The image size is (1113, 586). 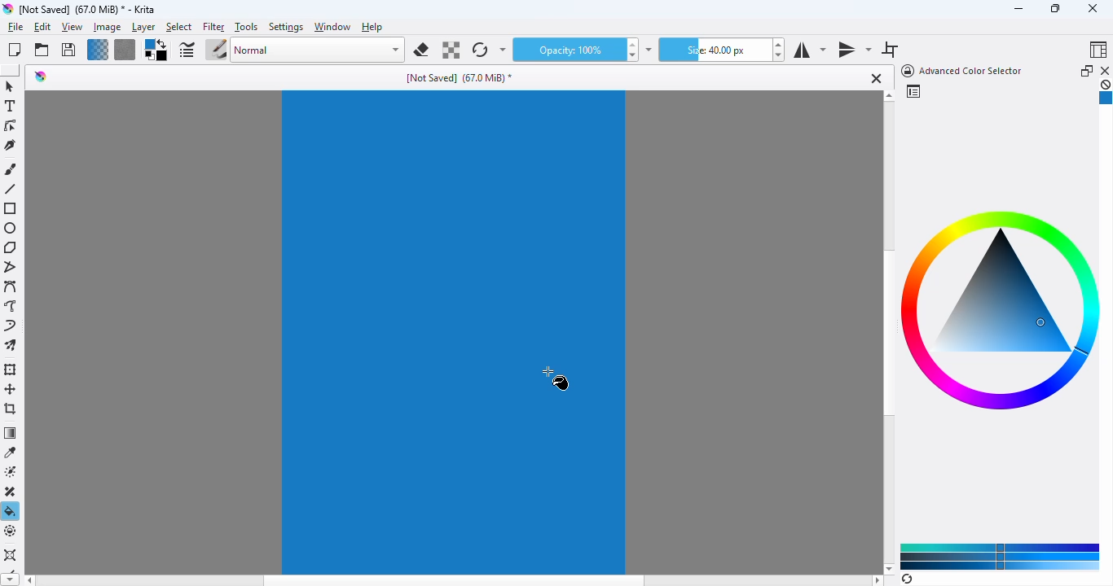 I want to click on select, so click(x=179, y=28).